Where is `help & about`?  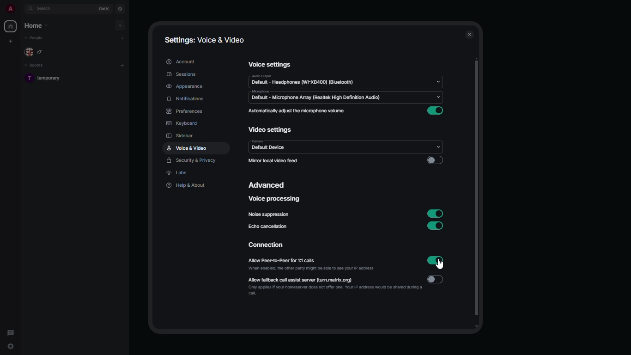
help & about is located at coordinates (185, 185).